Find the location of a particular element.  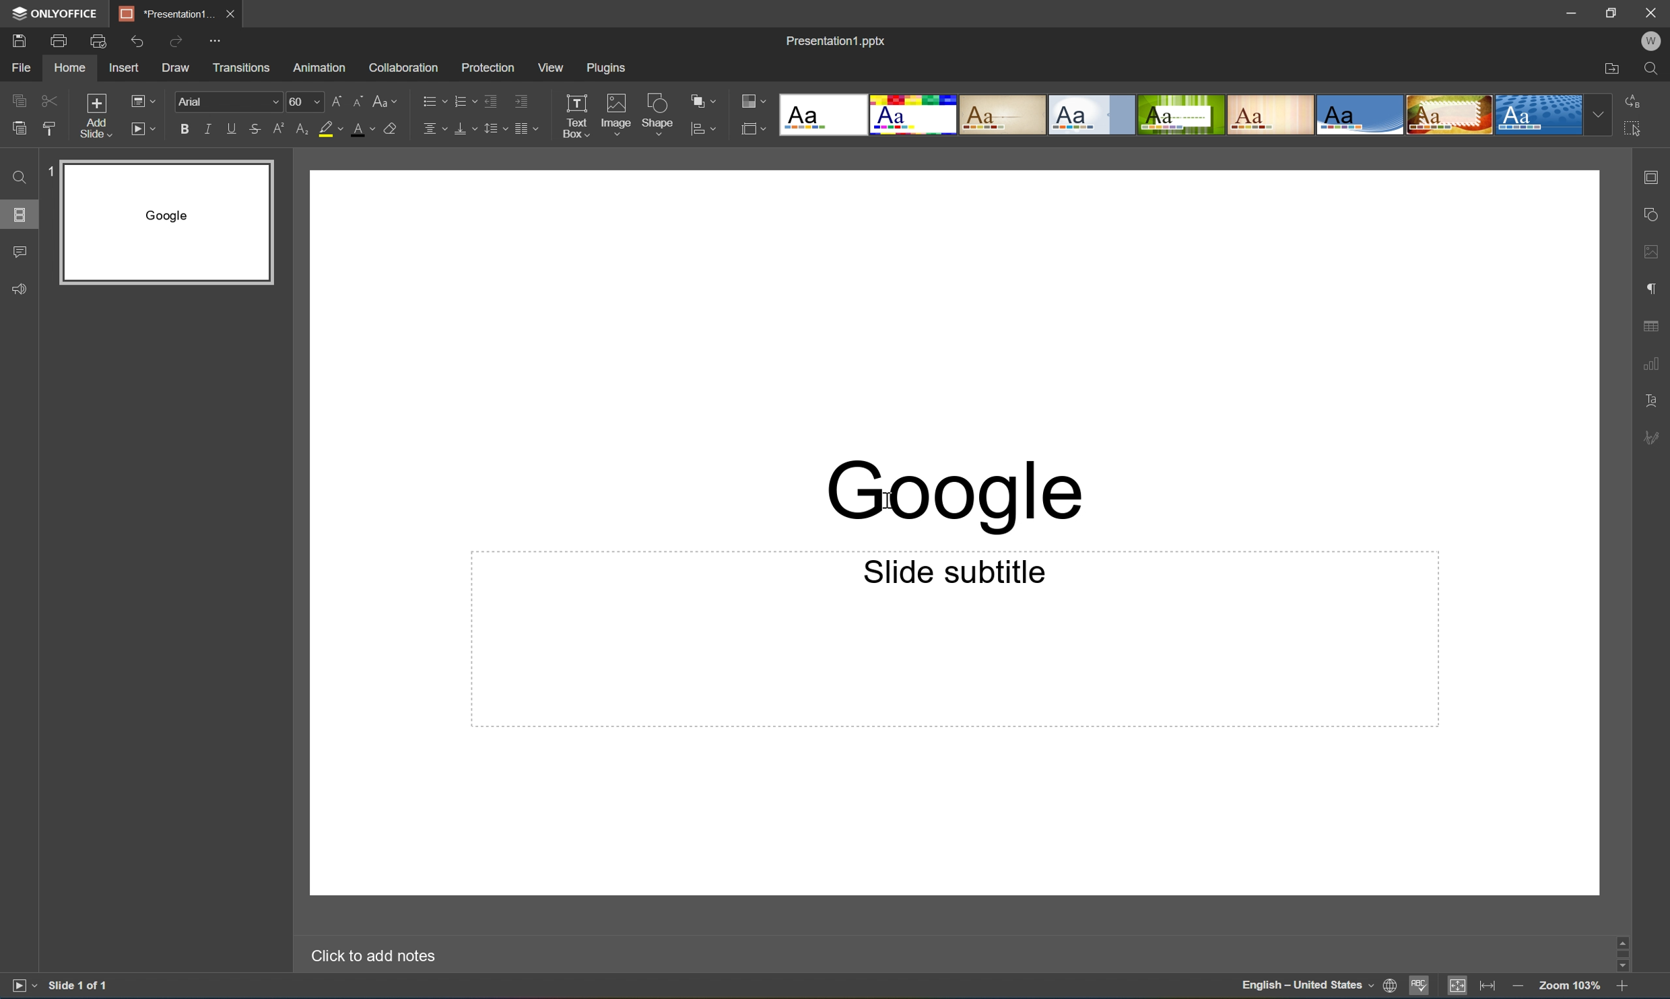

Save is located at coordinates (18, 41).